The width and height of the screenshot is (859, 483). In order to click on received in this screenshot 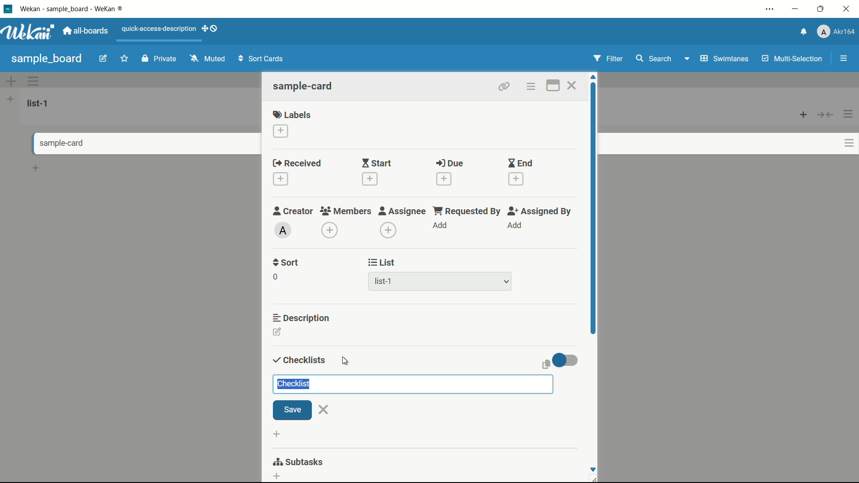, I will do `click(297, 164)`.